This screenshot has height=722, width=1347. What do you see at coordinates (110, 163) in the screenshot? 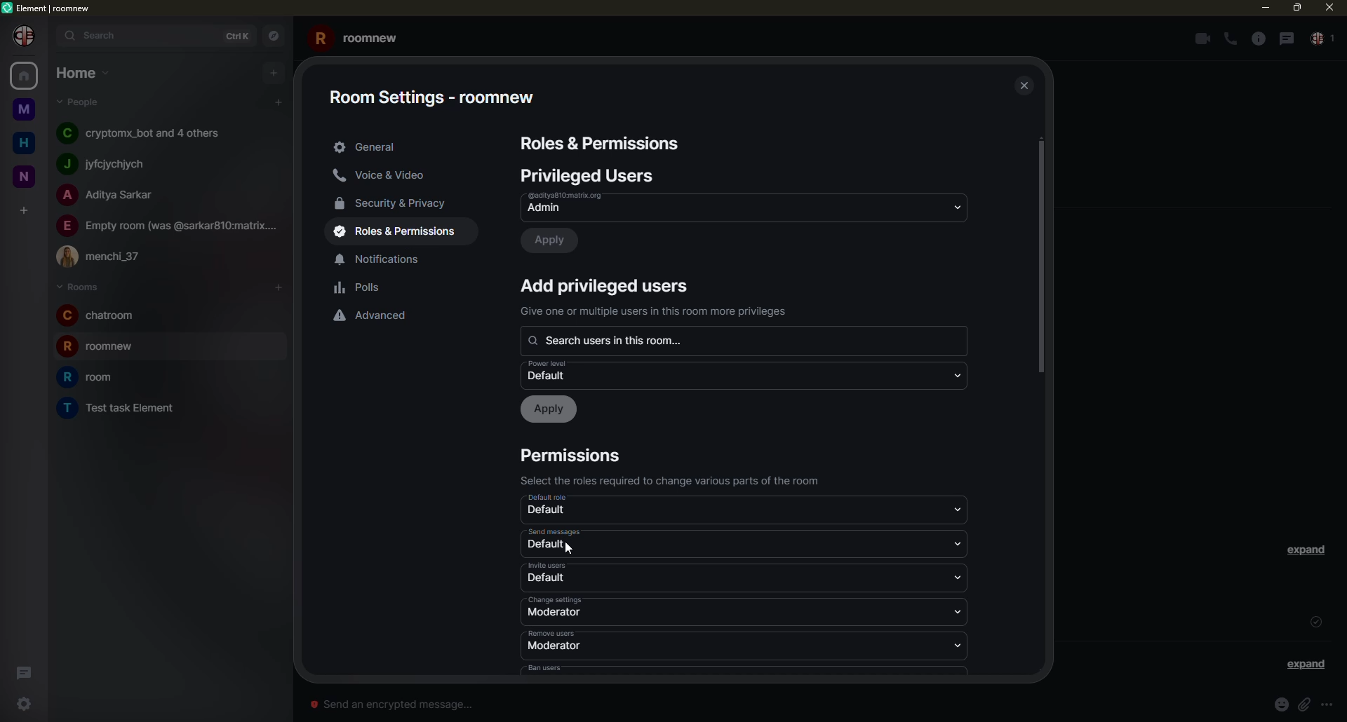
I see `people` at bounding box center [110, 163].